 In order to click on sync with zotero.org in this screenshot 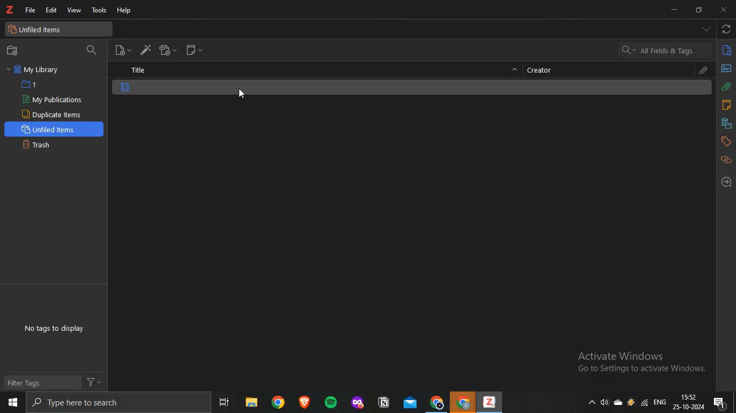, I will do `click(727, 28)`.